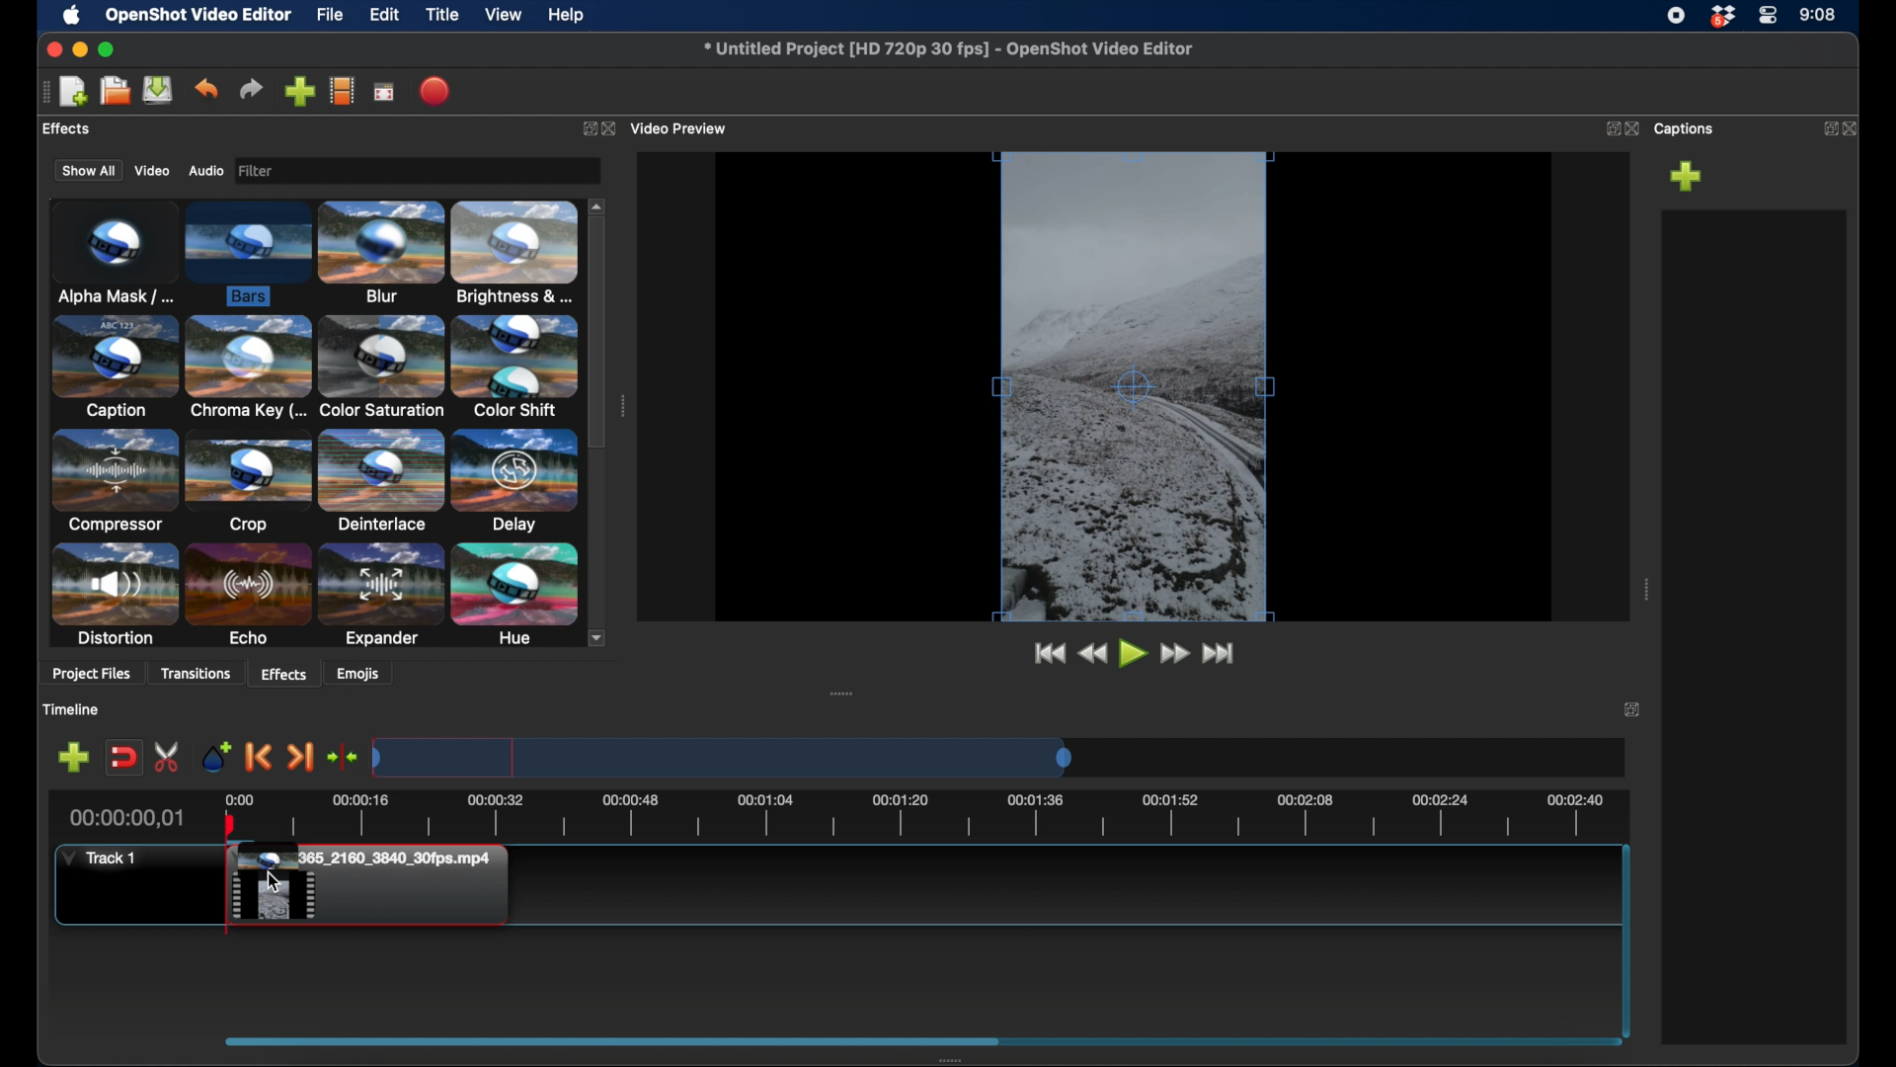 Image resolution: width=1896 pixels, height=1067 pixels. I want to click on effects, so click(284, 672).